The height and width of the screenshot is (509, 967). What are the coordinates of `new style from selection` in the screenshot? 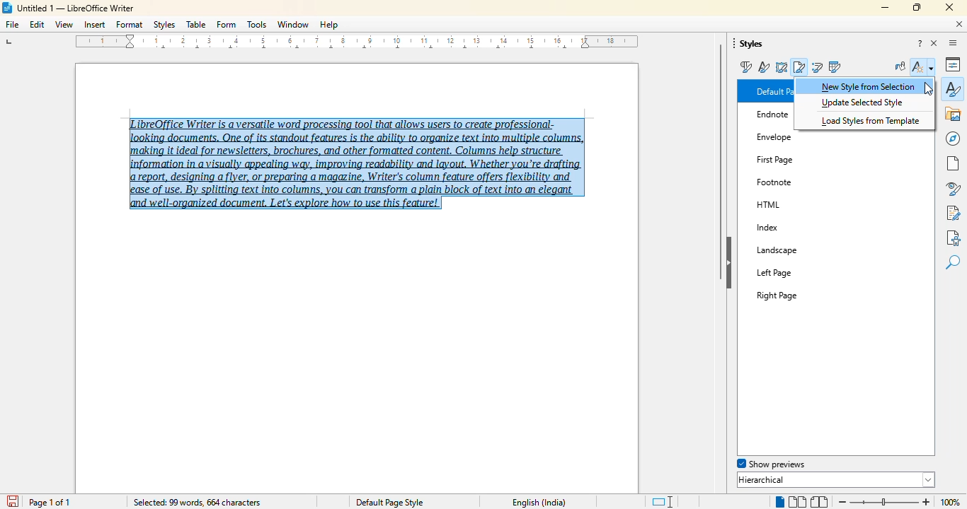 It's located at (869, 86).